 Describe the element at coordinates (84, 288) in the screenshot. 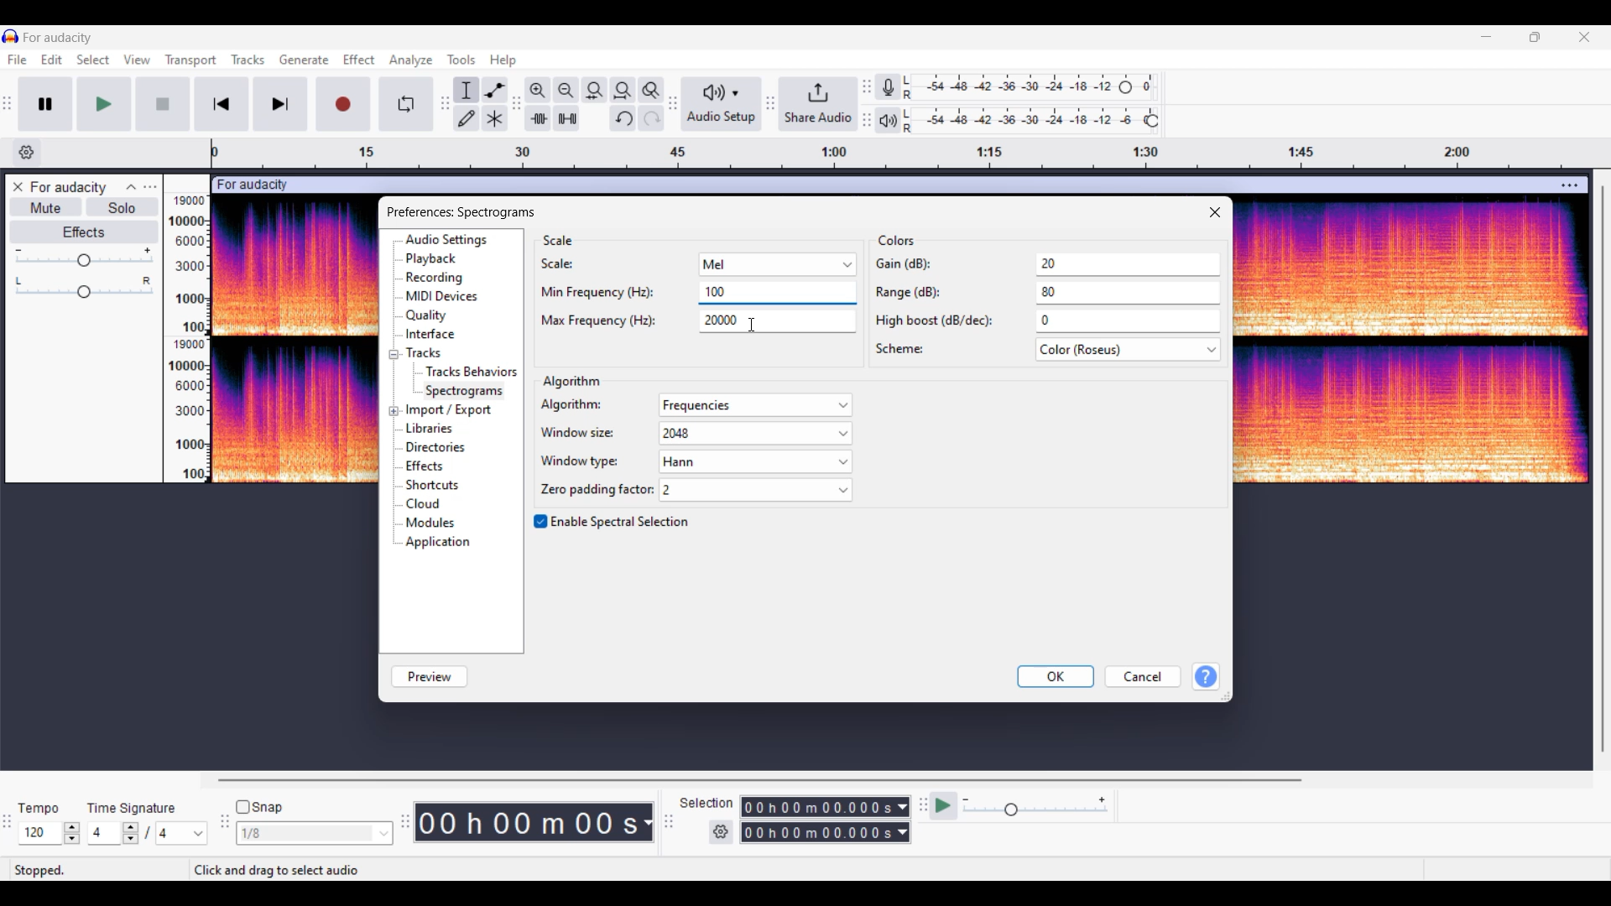

I see `Pan slider` at that location.